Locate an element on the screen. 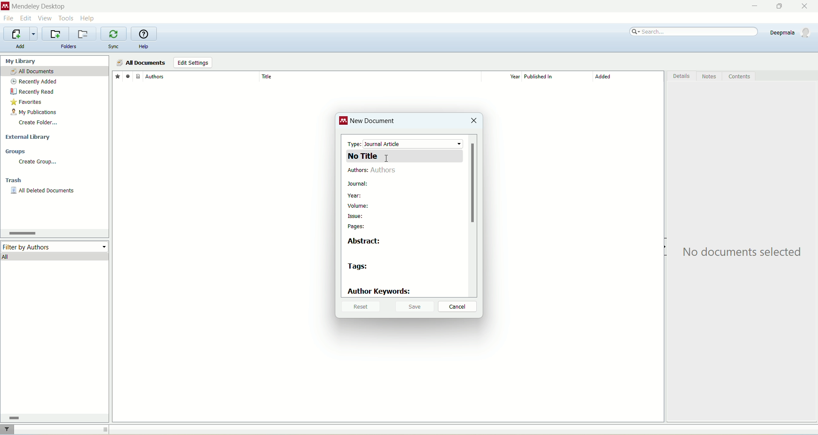 Image resolution: width=818 pixels, height=435 pixels. account is located at coordinates (792, 32).